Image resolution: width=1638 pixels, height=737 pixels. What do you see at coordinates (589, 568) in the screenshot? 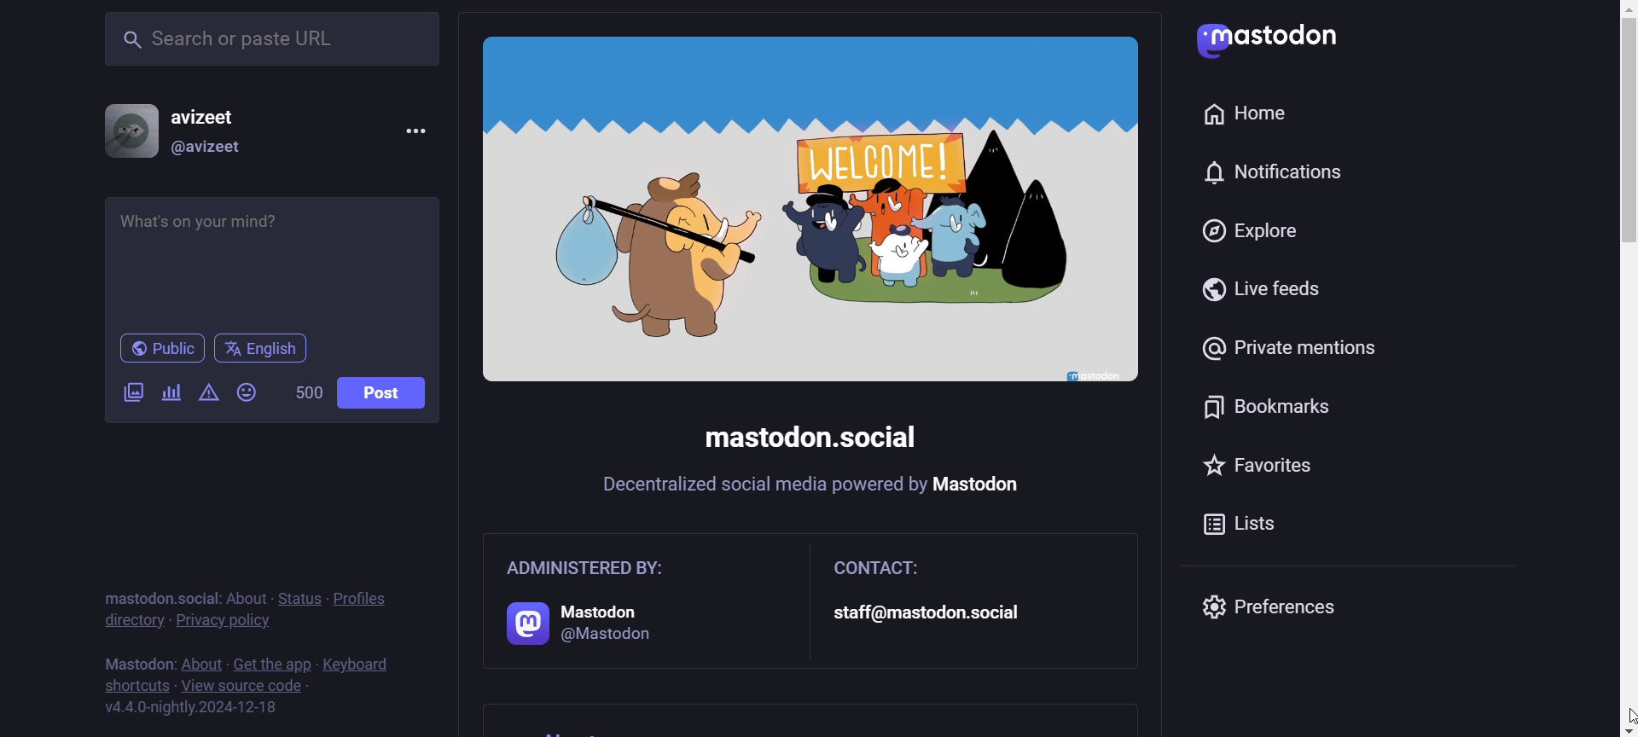
I see `ADMINISTERED BY:` at bounding box center [589, 568].